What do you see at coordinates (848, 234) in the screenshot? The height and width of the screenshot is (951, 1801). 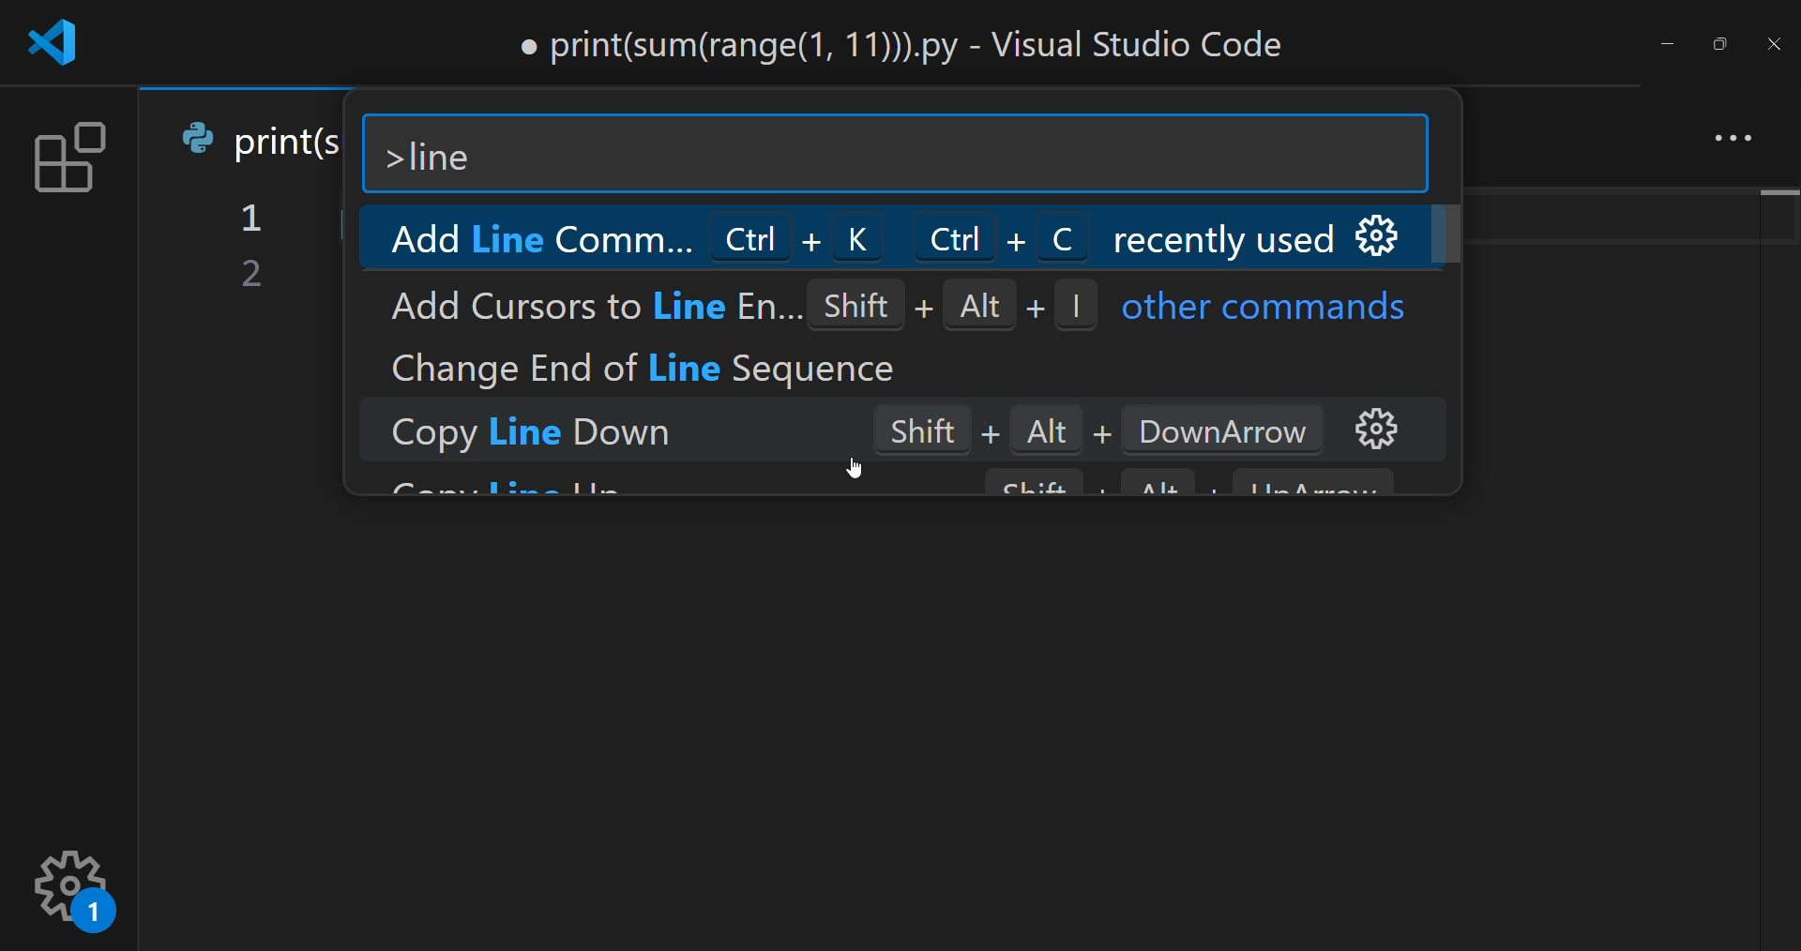 I see `Add Line Comme... Ctrl + K Ctrl + C recently used` at bounding box center [848, 234].